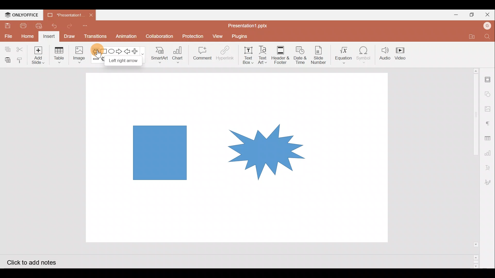 The width and height of the screenshot is (495, 278). Describe the element at coordinates (160, 56) in the screenshot. I see `SmartArt` at that location.